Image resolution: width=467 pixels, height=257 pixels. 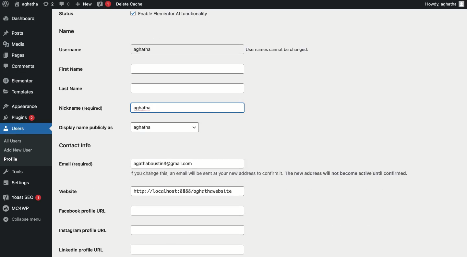 What do you see at coordinates (168, 14) in the screenshot?
I see `Enable Elementor Al functionality` at bounding box center [168, 14].